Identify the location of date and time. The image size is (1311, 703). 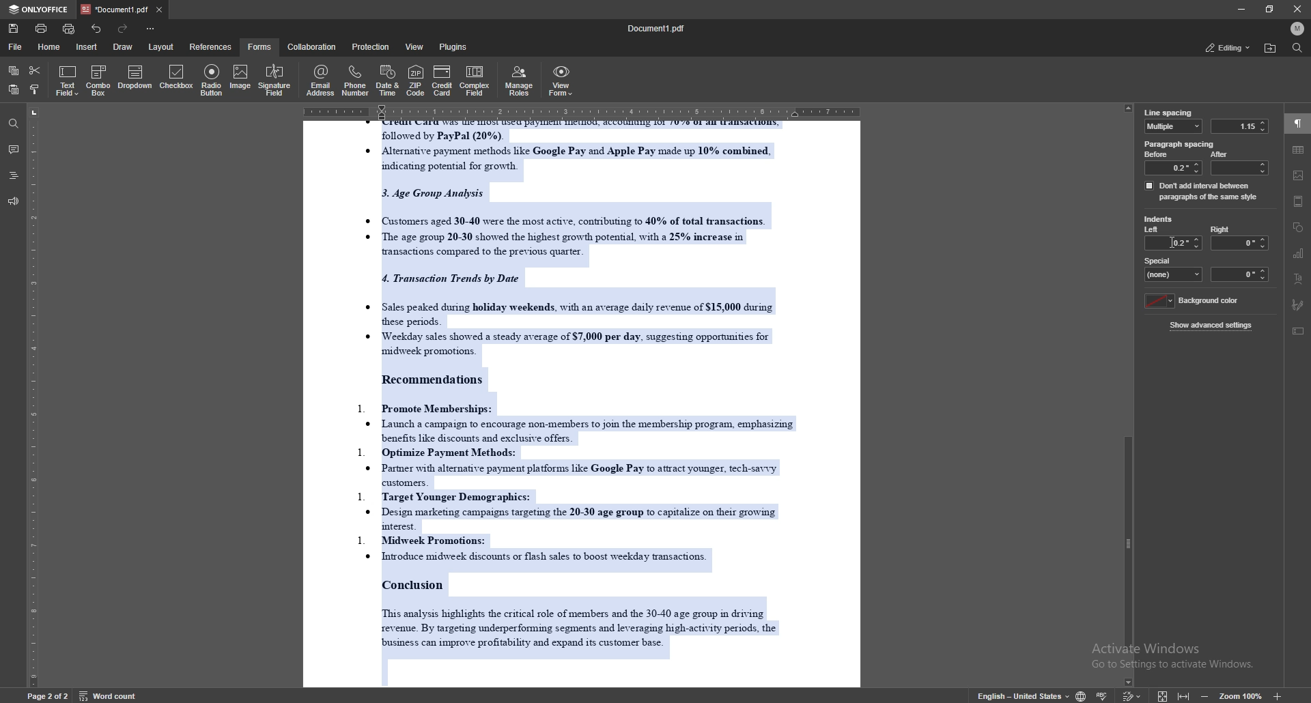
(387, 81).